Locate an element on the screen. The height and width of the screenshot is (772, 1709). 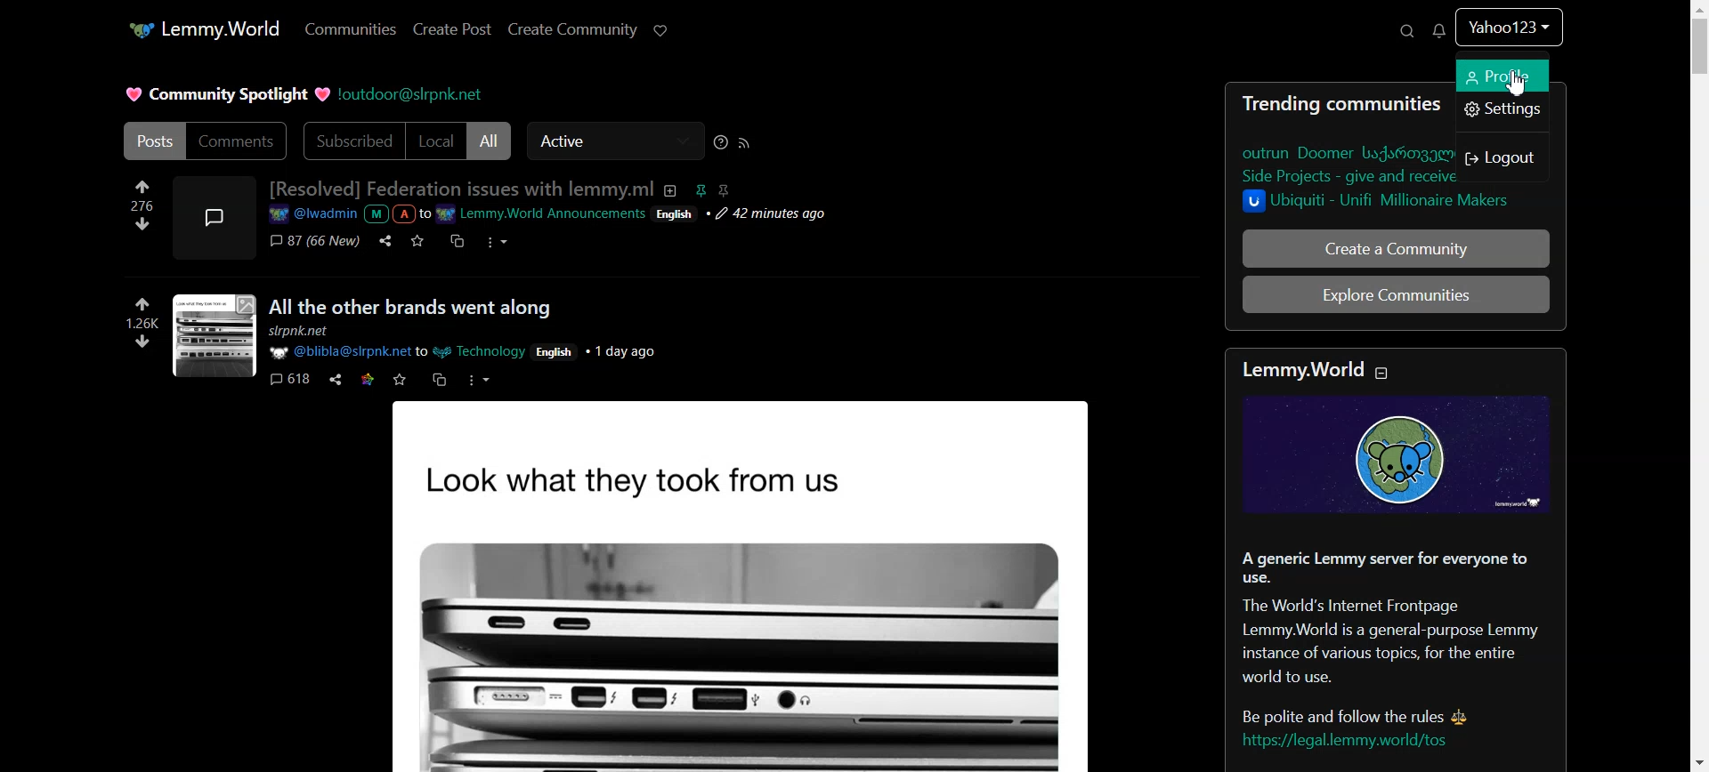
M A to is located at coordinates (397, 214).